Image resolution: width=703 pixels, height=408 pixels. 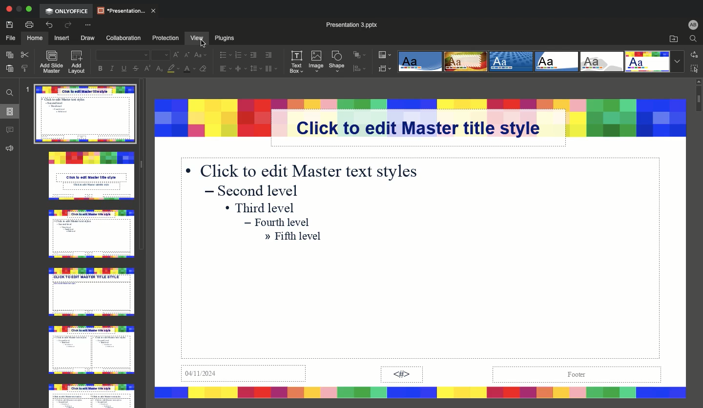 What do you see at coordinates (272, 69) in the screenshot?
I see `Column` at bounding box center [272, 69].